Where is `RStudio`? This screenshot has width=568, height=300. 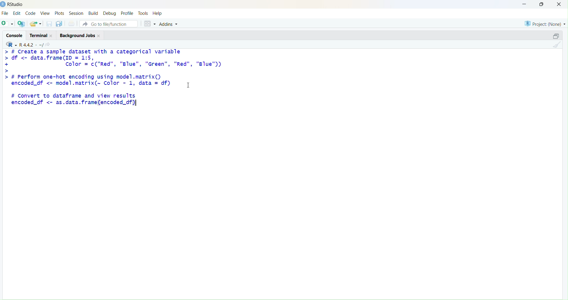
RStudio is located at coordinates (16, 4).